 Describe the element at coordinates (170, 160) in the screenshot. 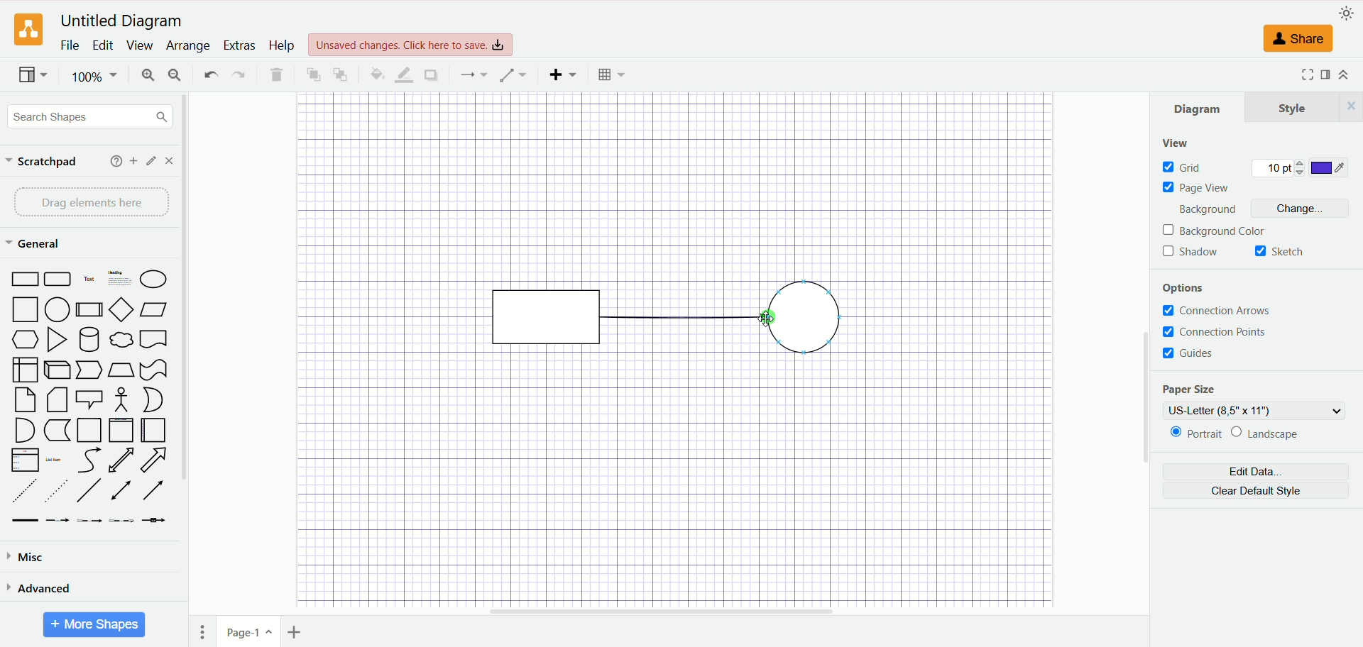

I see `close` at that location.